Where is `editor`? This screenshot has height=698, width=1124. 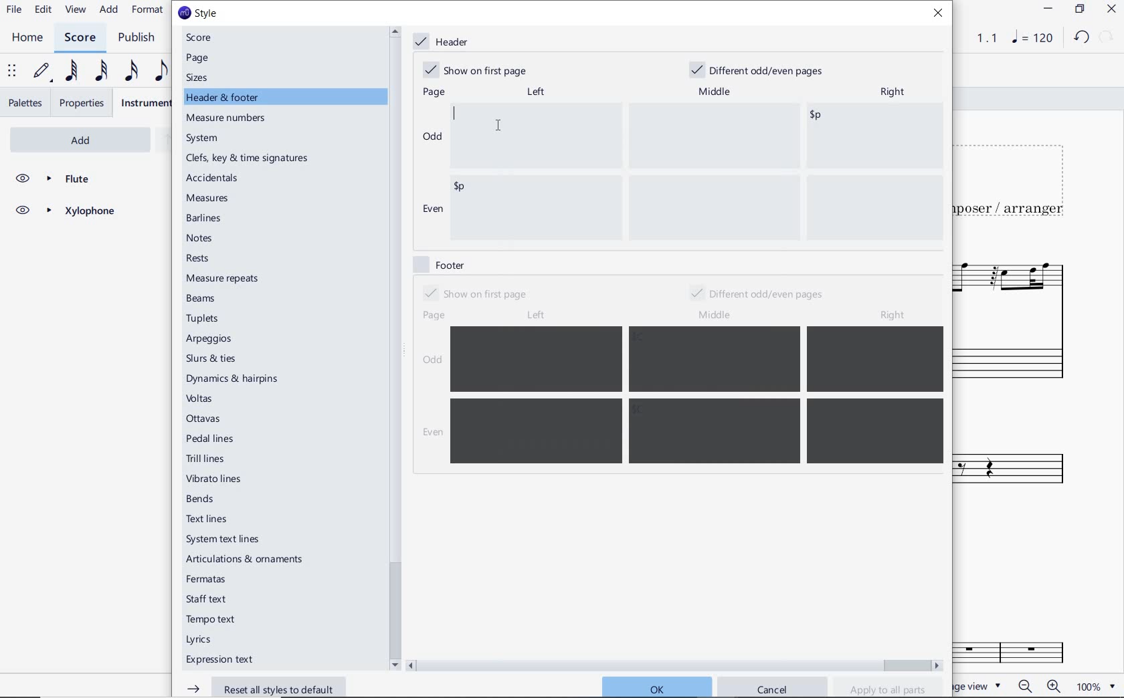
editor is located at coordinates (458, 115).